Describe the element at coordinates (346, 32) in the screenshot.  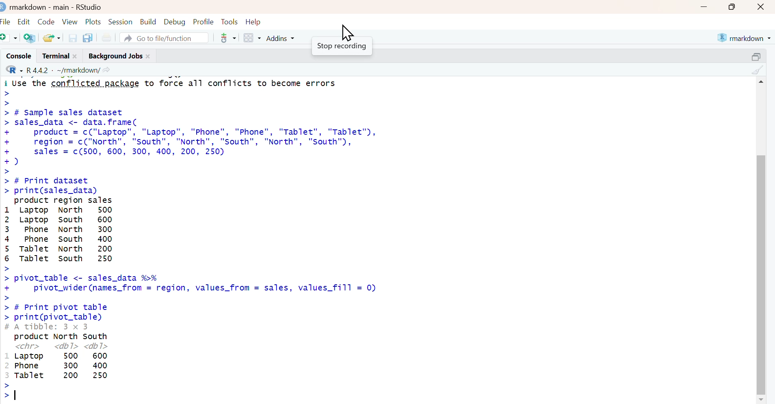
I see `cursor` at that location.